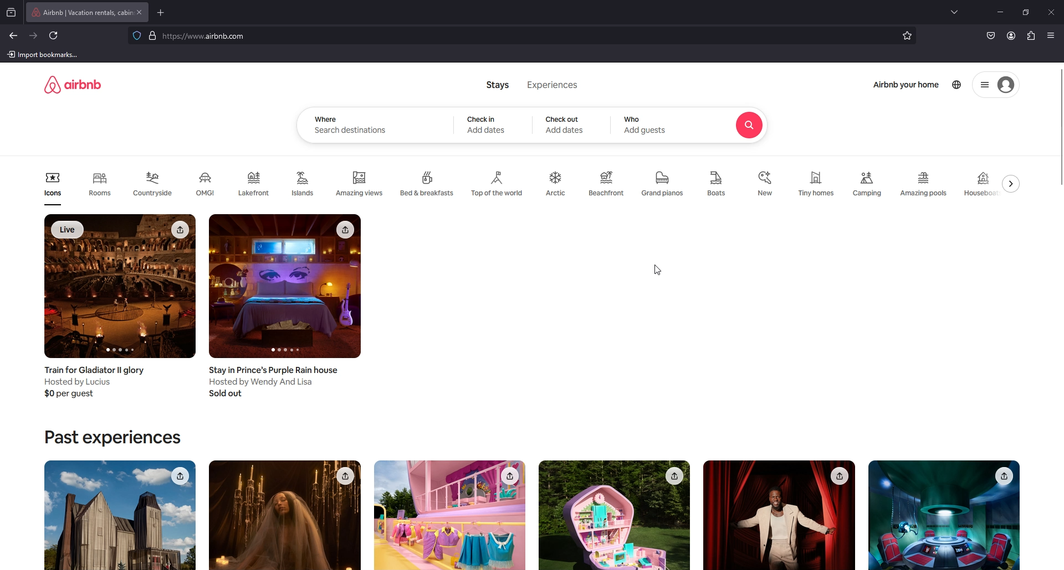 This screenshot has width=1064, height=570. Describe the element at coordinates (984, 85) in the screenshot. I see `options` at that location.